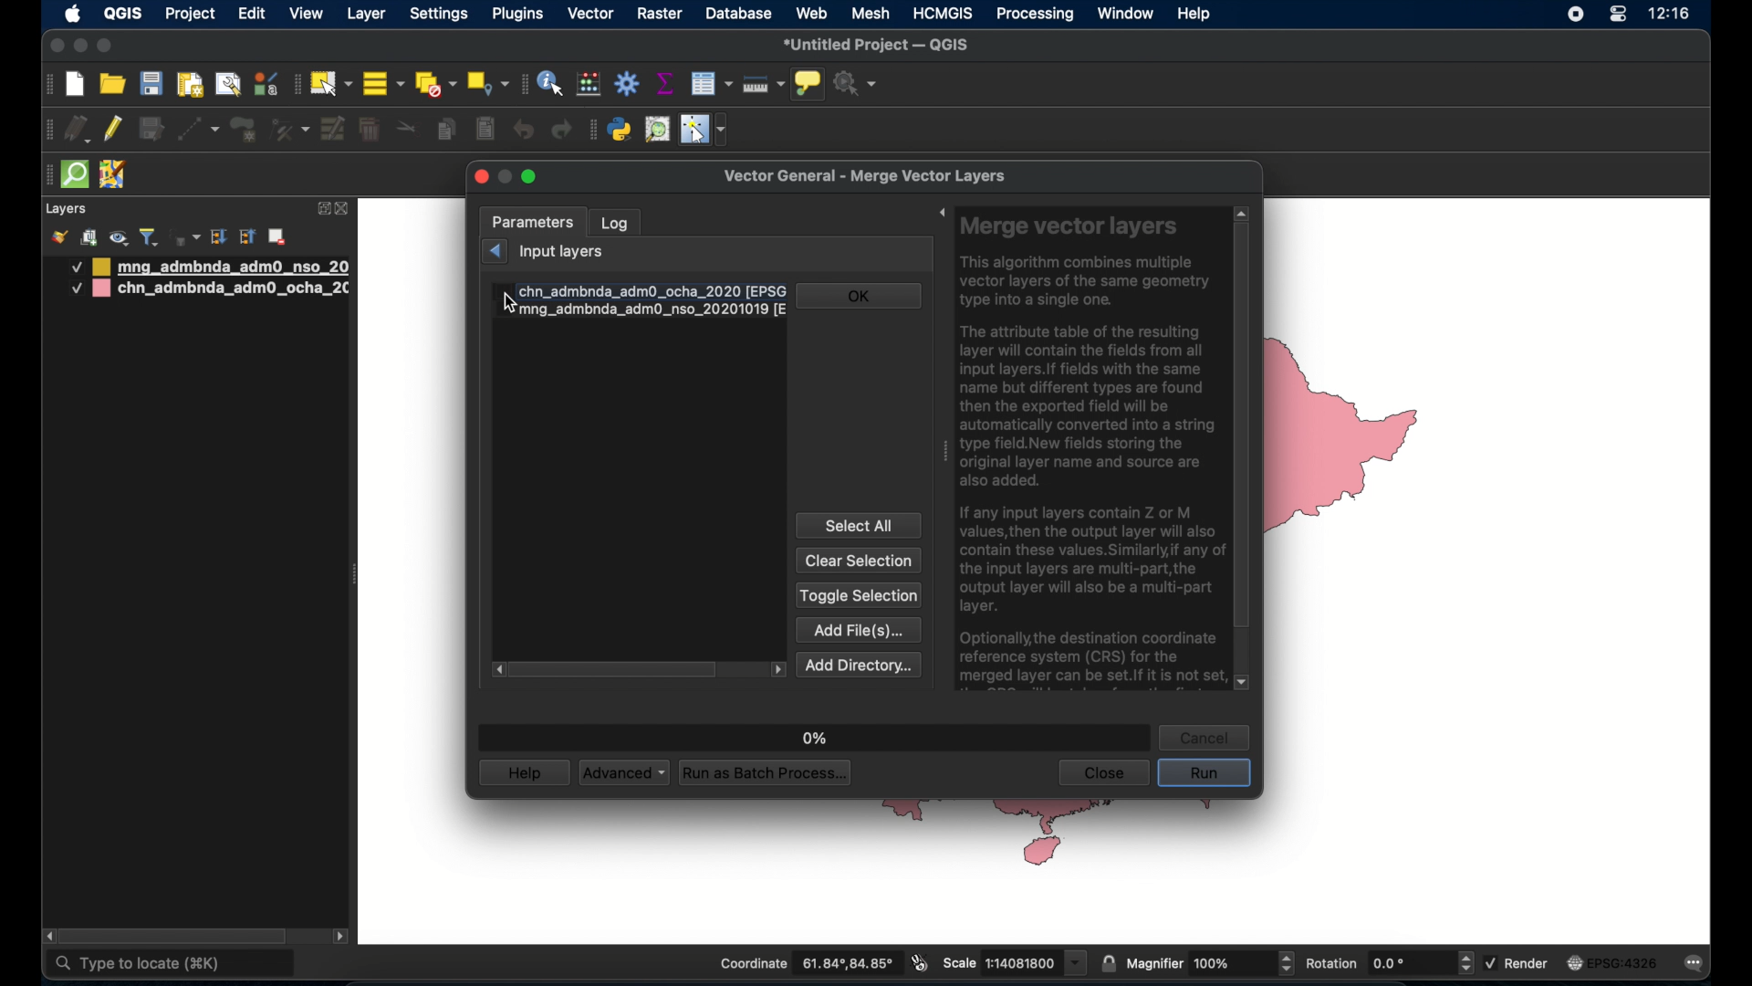  Describe the element at coordinates (623, 773) in the screenshot. I see `advanced` at that location.